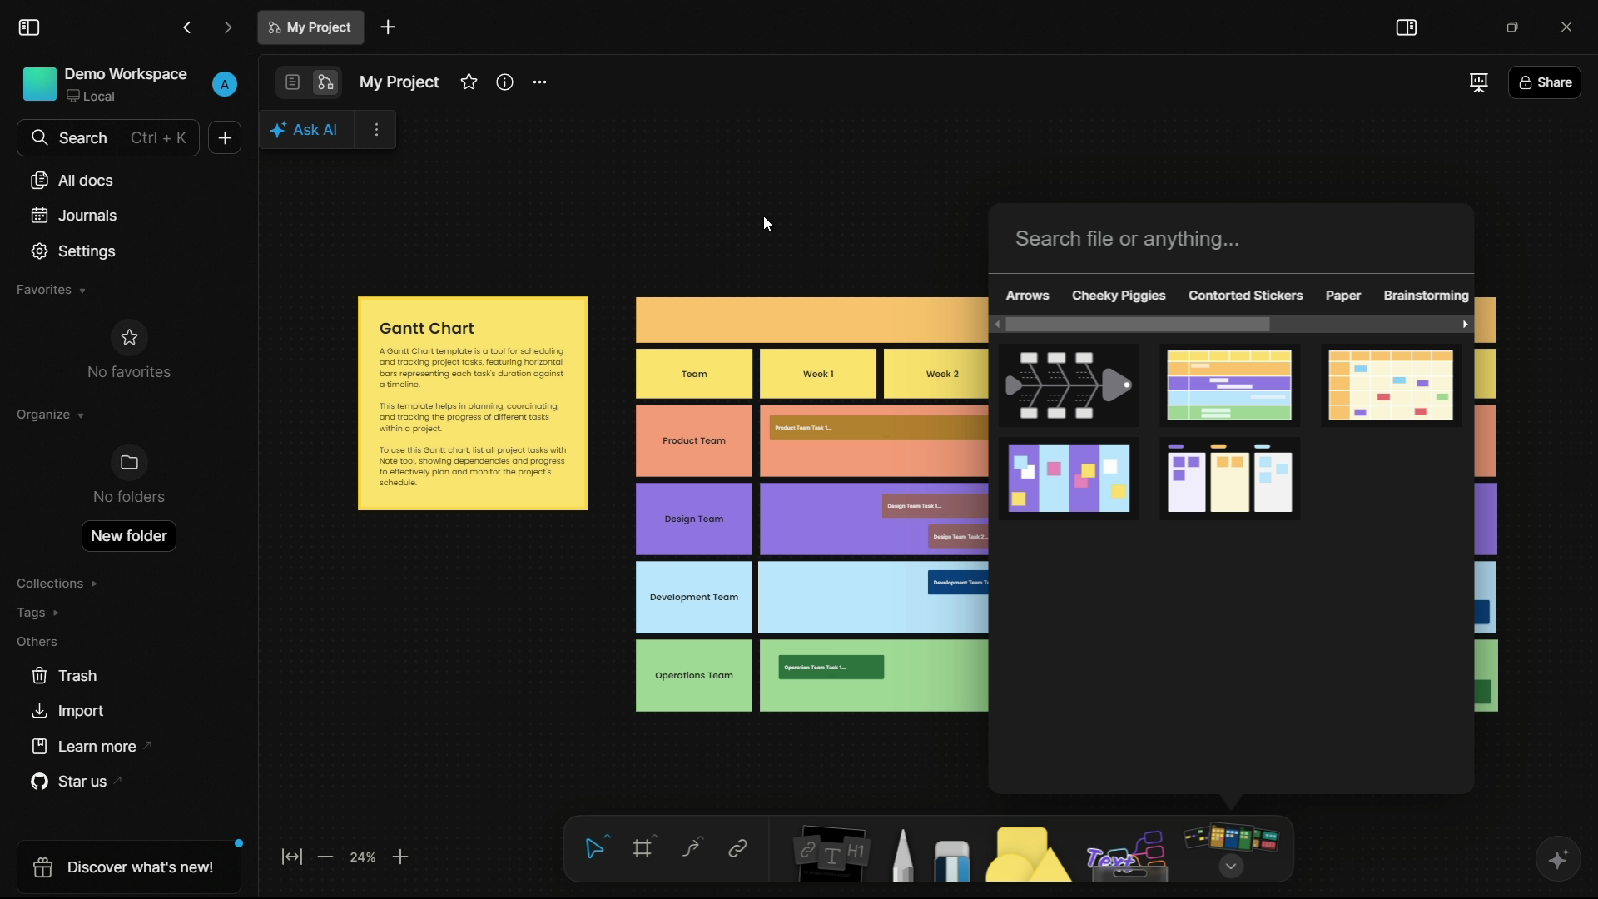 This screenshot has width=1598, height=899. What do you see at coordinates (597, 848) in the screenshot?
I see `select` at bounding box center [597, 848].